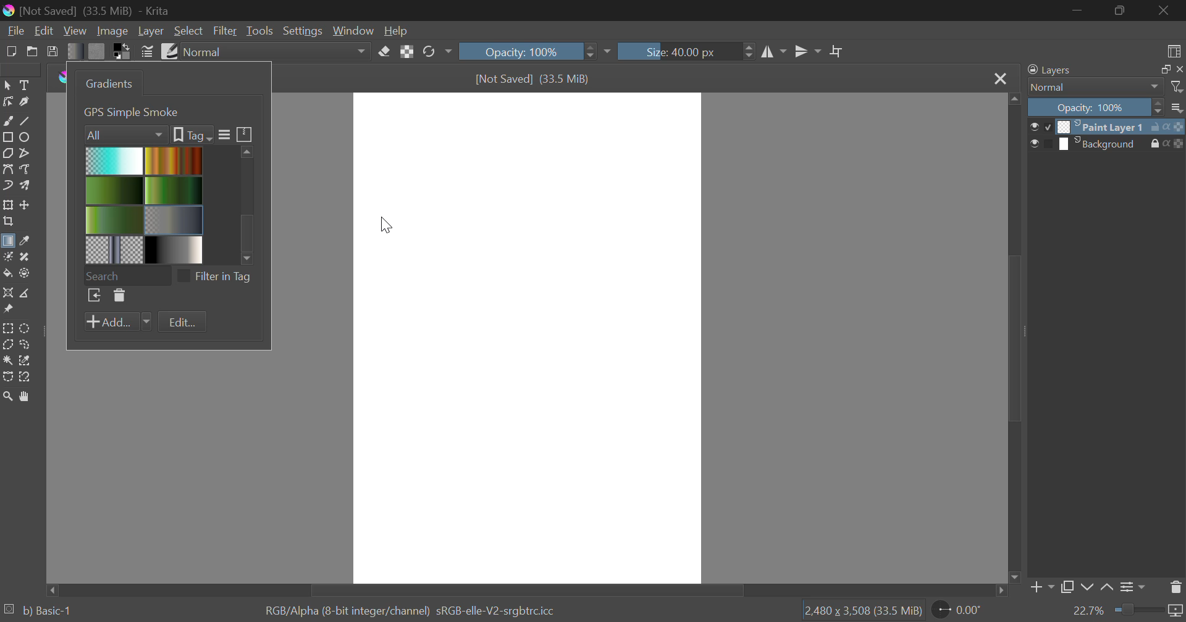 The width and height of the screenshot is (1186, 622). What do you see at coordinates (25, 294) in the screenshot?
I see `Measurement` at bounding box center [25, 294].